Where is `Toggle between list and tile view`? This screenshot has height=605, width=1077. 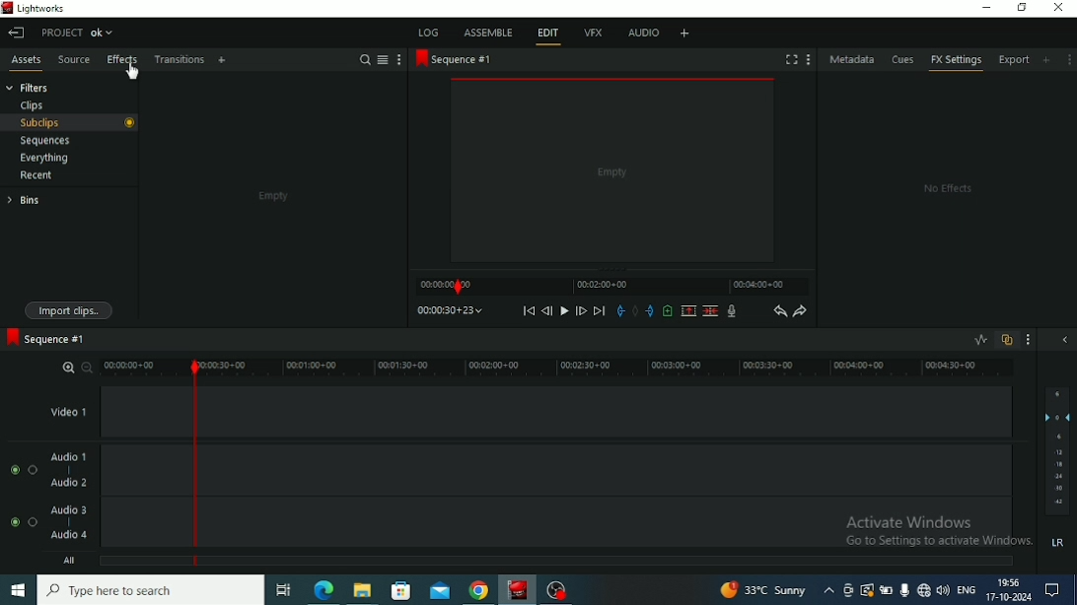 Toggle between list and tile view is located at coordinates (384, 60).